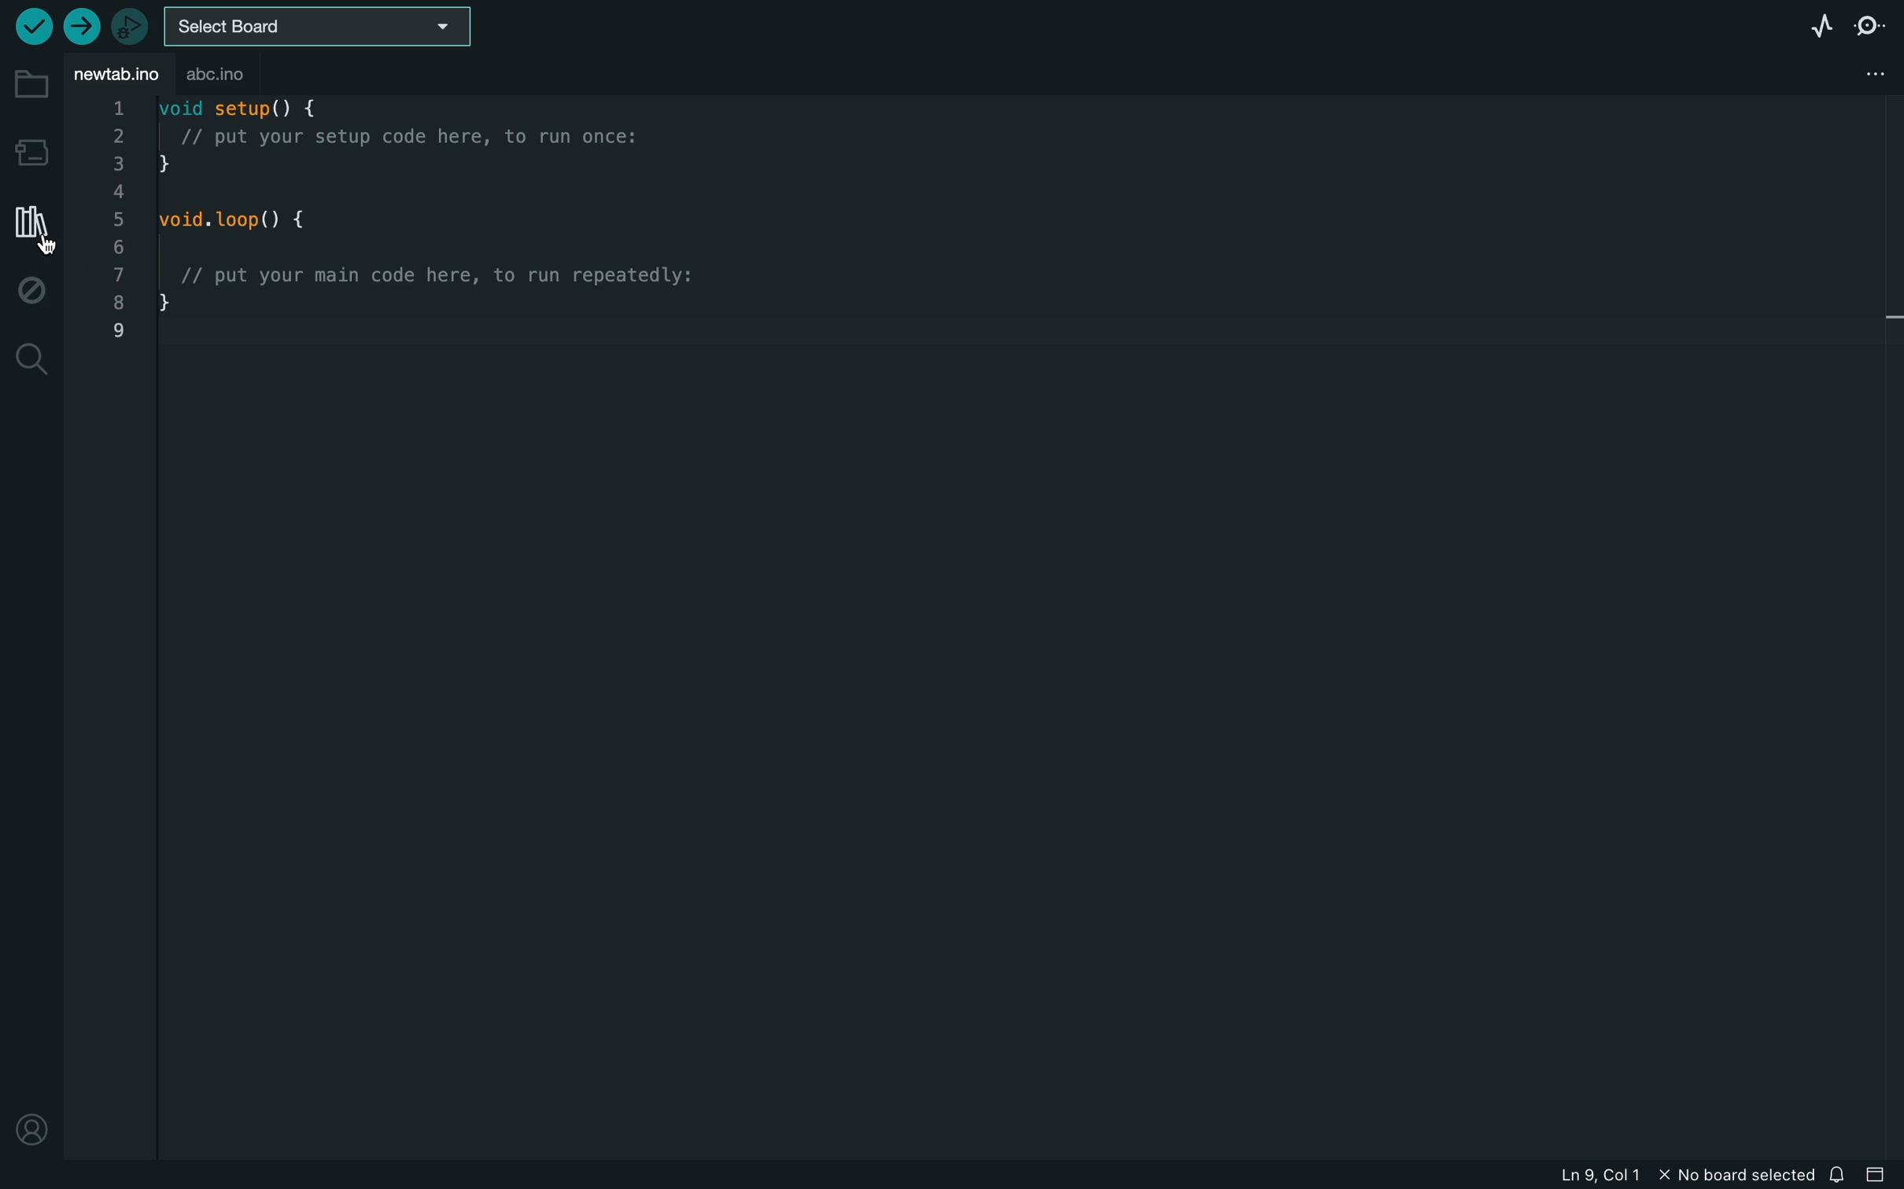  I want to click on close slide bar, so click(1876, 1176).